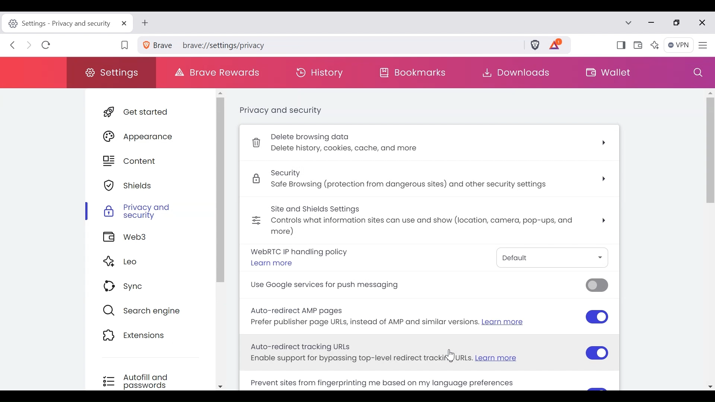 Image resolution: width=715 pixels, height=402 pixels. Describe the element at coordinates (112, 72) in the screenshot. I see `Settings` at that location.